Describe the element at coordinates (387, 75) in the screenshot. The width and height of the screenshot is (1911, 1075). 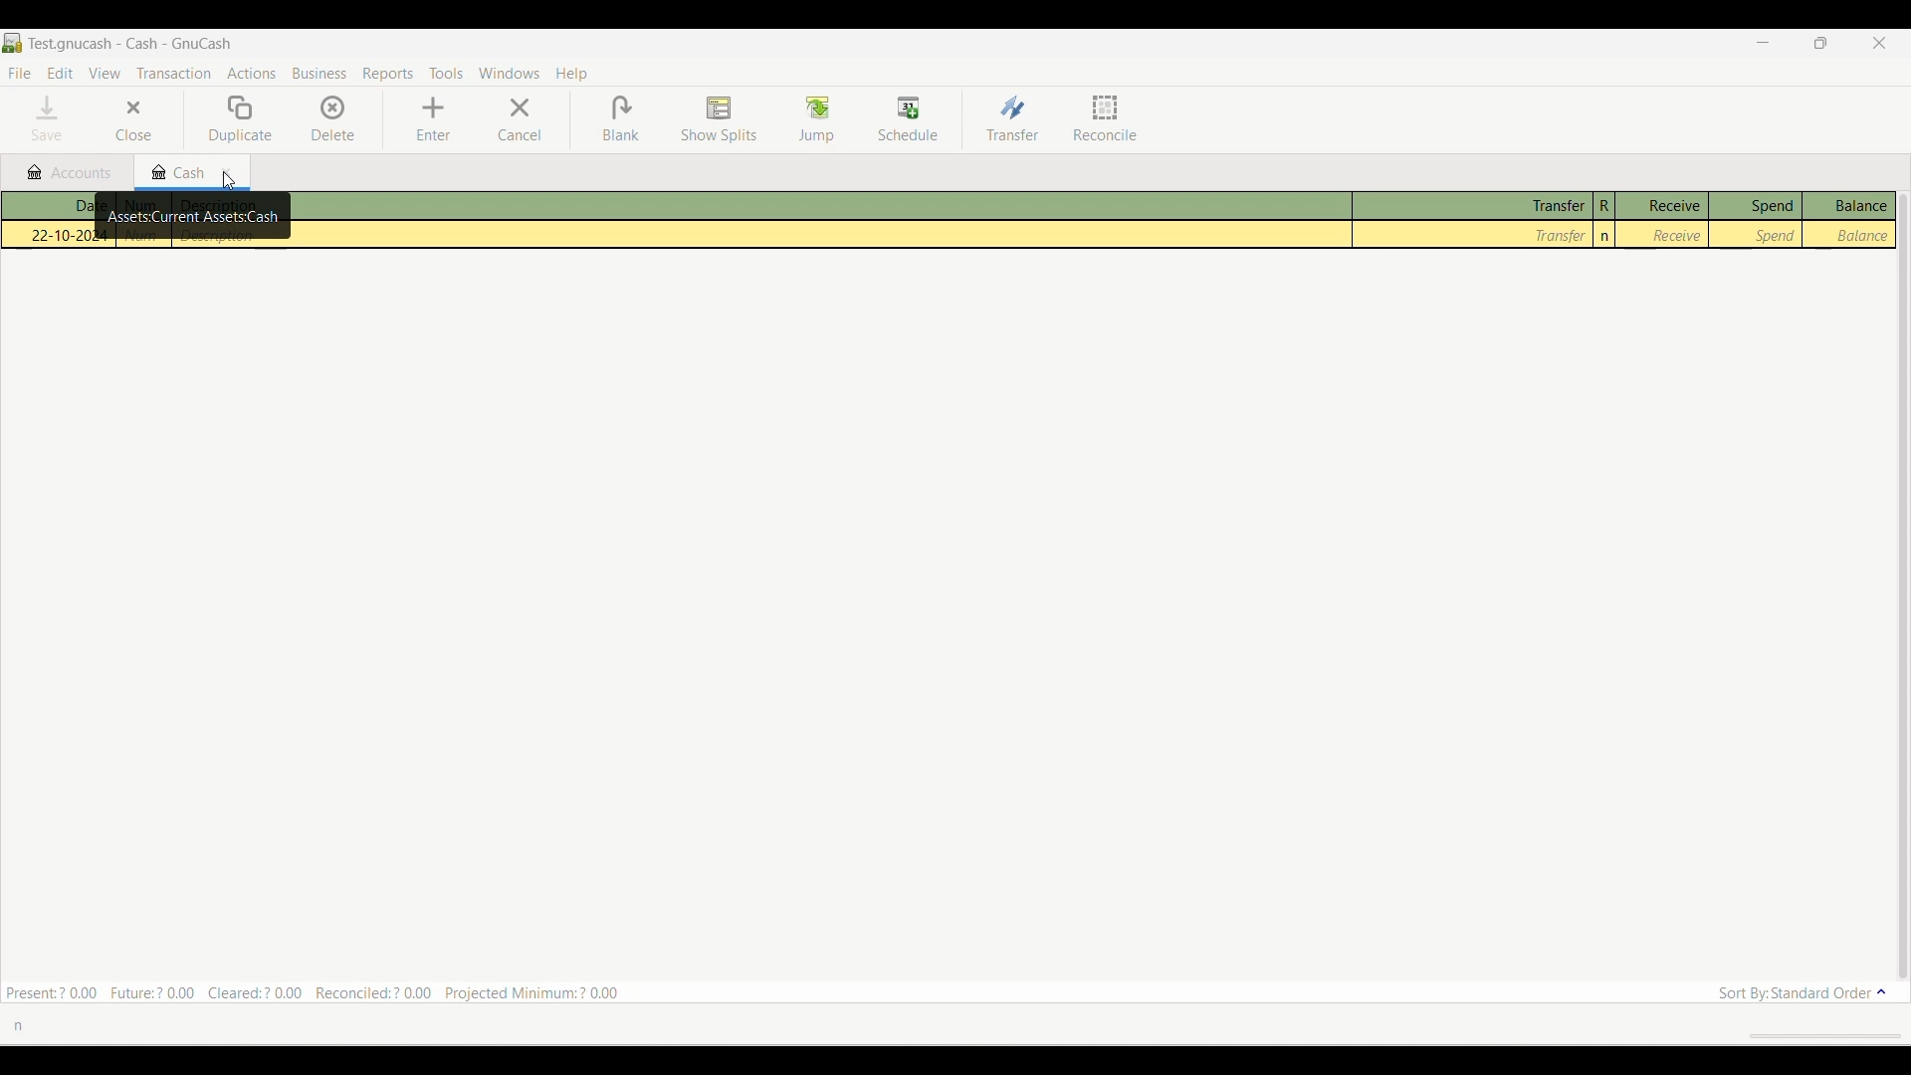
I see `Reports` at that location.